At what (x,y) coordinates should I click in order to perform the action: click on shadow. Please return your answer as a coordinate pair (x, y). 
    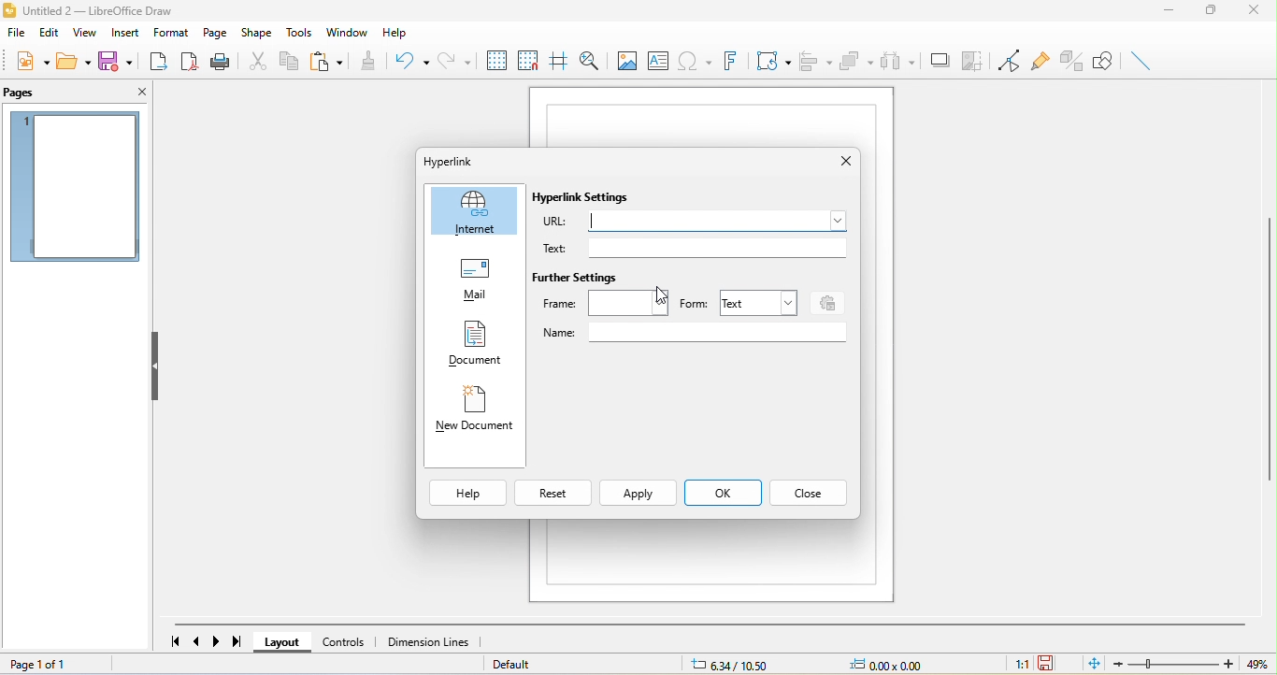
    Looking at the image, I should click on (938, 59).